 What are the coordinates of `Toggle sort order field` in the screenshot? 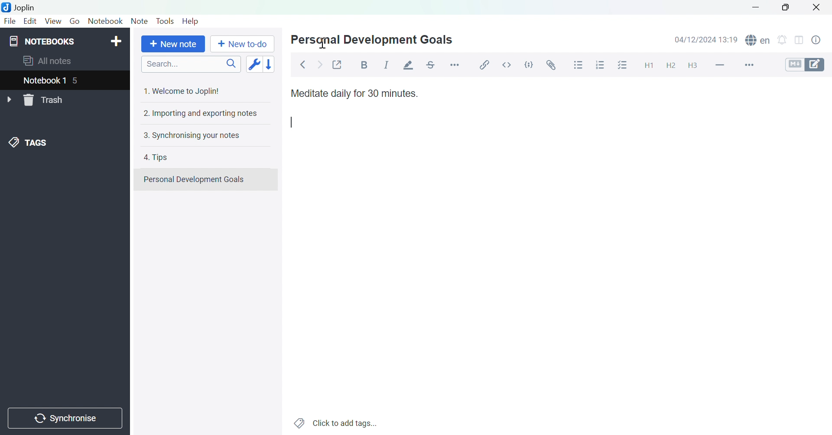 It's located at (253, 64).